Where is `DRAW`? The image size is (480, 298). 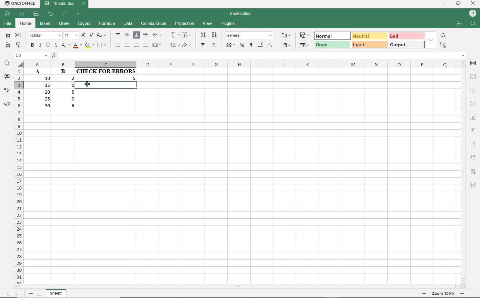
DRAW is located at coordinates (65, 24).